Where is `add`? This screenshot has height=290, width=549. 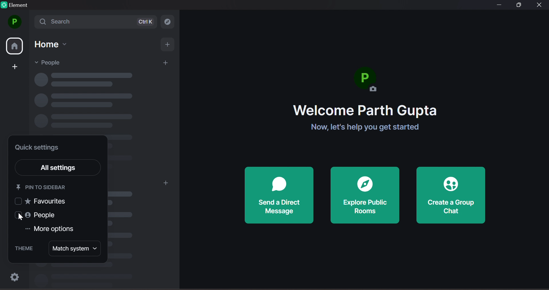 add is located at coordinates (166, 63).